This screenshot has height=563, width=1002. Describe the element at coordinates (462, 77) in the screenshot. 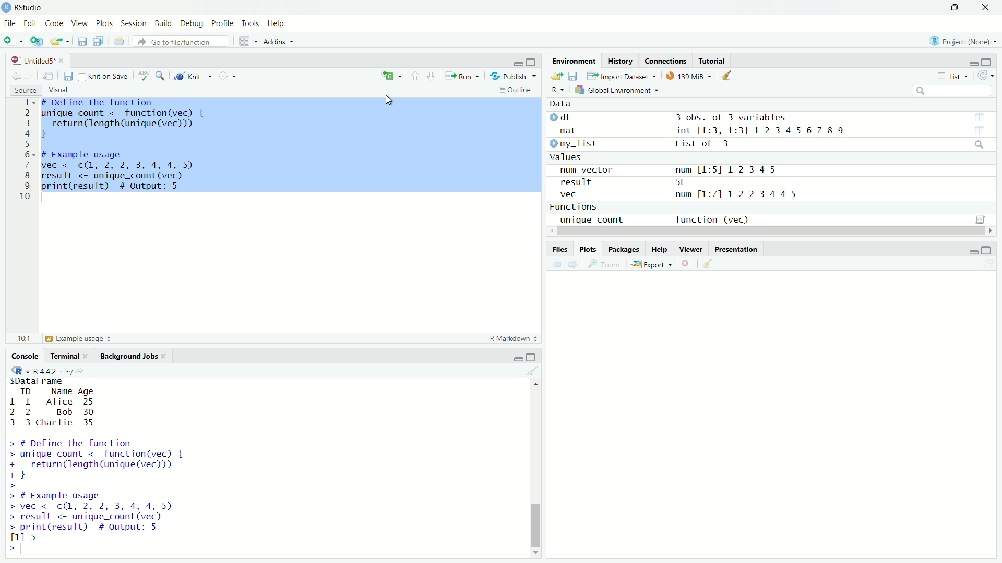

I see `Run` at that location.